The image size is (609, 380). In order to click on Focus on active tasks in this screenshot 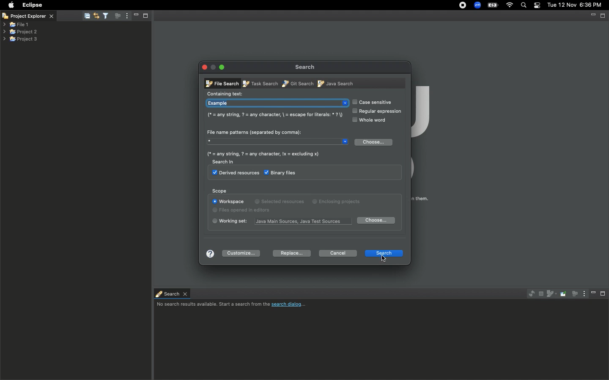, I will do `click(572, 295)`.